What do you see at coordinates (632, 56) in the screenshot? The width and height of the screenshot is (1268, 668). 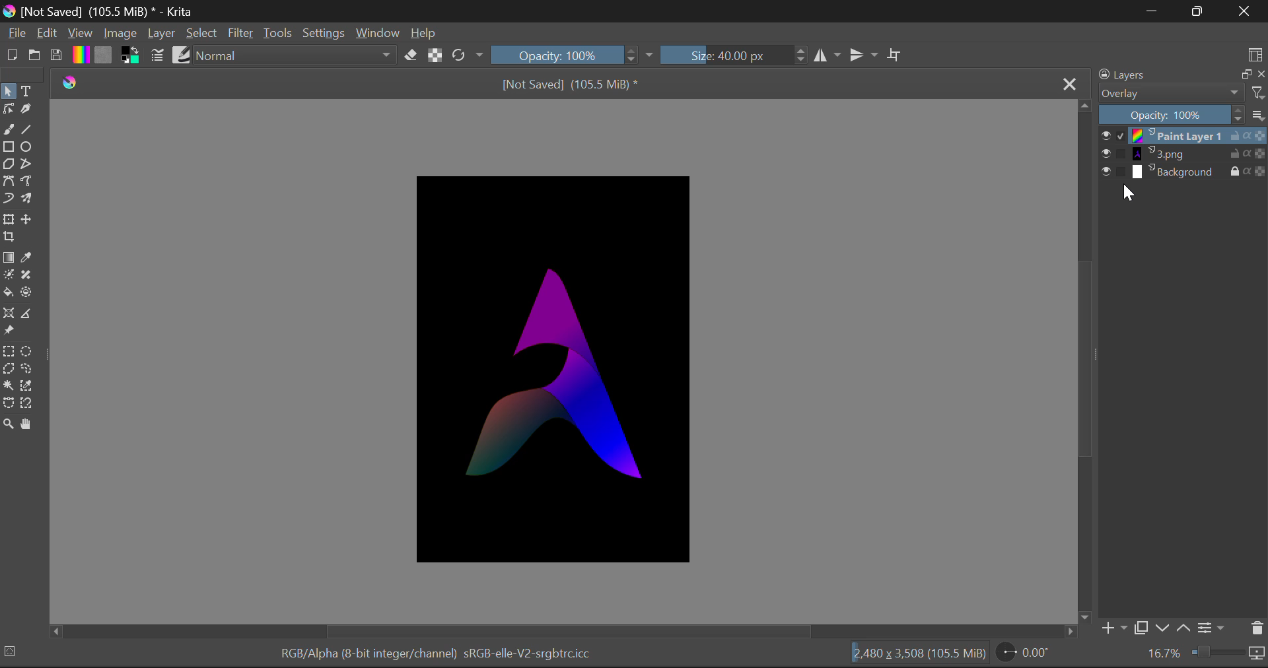 I see `Increase or decrease  opacity` at bounding box center [632, 56].